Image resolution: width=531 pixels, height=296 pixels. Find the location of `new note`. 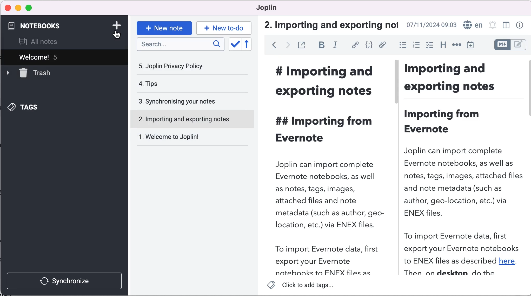

new note is located at coordinates (164, 28).